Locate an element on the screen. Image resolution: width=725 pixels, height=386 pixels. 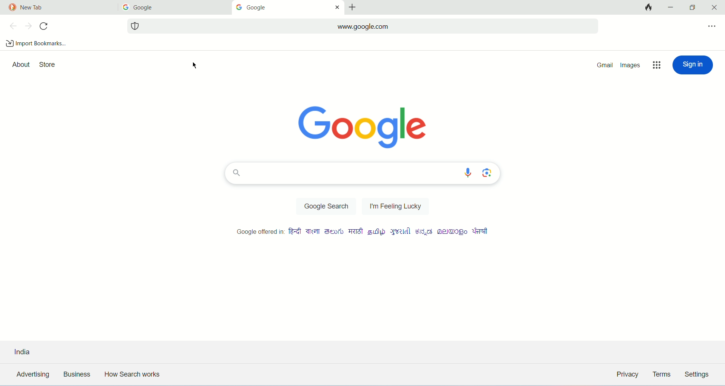
add tab is located at coordinates (354, 8).